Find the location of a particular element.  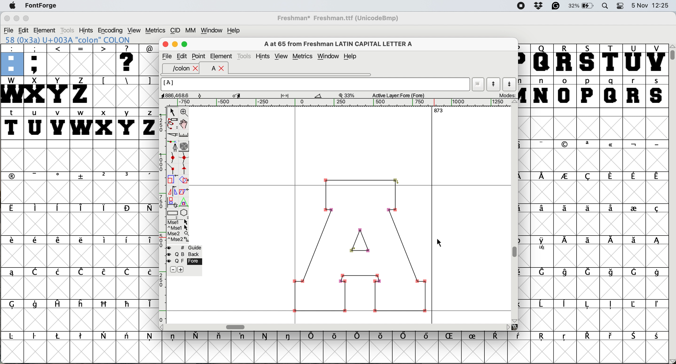

symbol is located at coordinates (129, 240).